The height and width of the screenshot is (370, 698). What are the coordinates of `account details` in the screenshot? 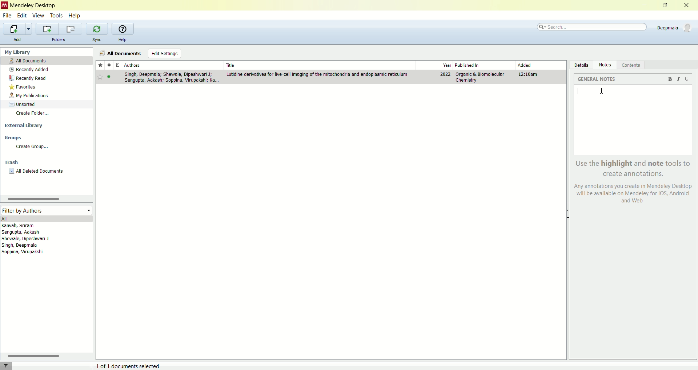 It's located at (674, 27).